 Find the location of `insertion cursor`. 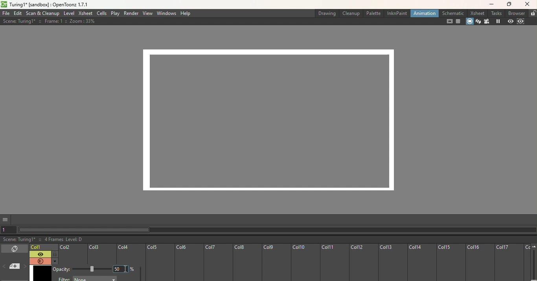

insertion cursor is located at coordinates (126, 270).